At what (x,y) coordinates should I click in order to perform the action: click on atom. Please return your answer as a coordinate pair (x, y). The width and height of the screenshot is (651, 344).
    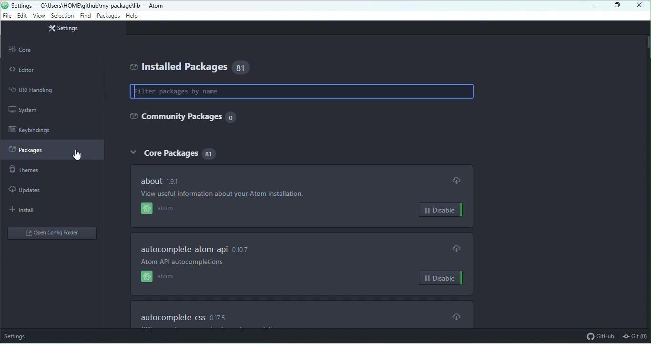
    Looking at the image, I should click on (169, 277).